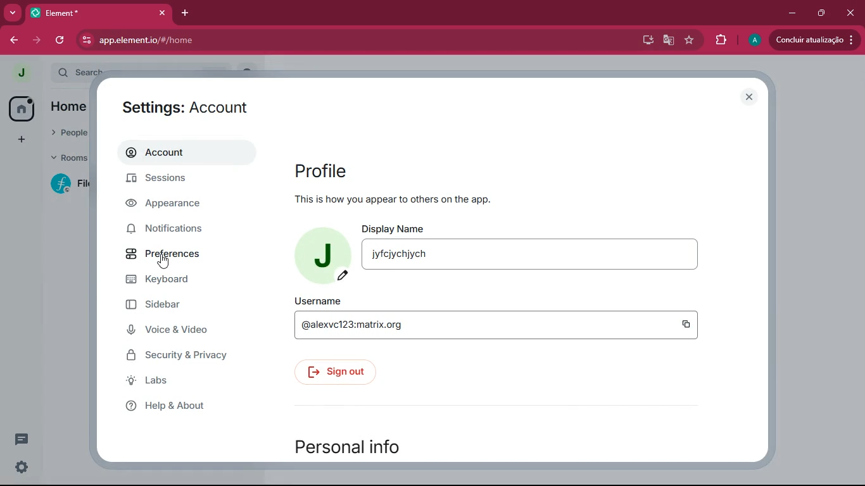  I want to click on favourite, so click(690, 40).